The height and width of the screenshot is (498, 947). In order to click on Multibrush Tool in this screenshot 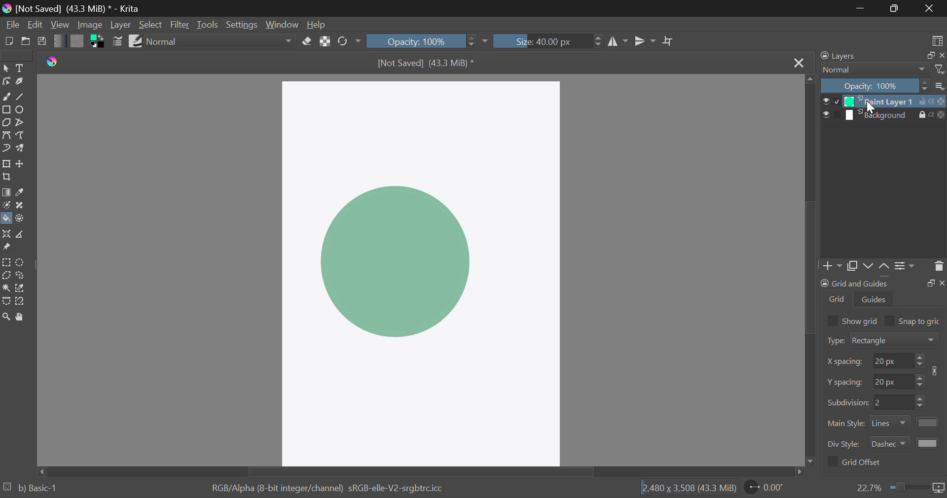, I will do `click(22, 149)`.